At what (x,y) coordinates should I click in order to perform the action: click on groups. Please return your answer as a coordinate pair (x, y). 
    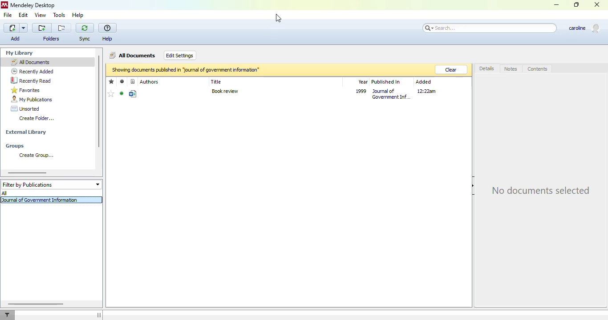
    Looking at the image, I should click on (15, 146).